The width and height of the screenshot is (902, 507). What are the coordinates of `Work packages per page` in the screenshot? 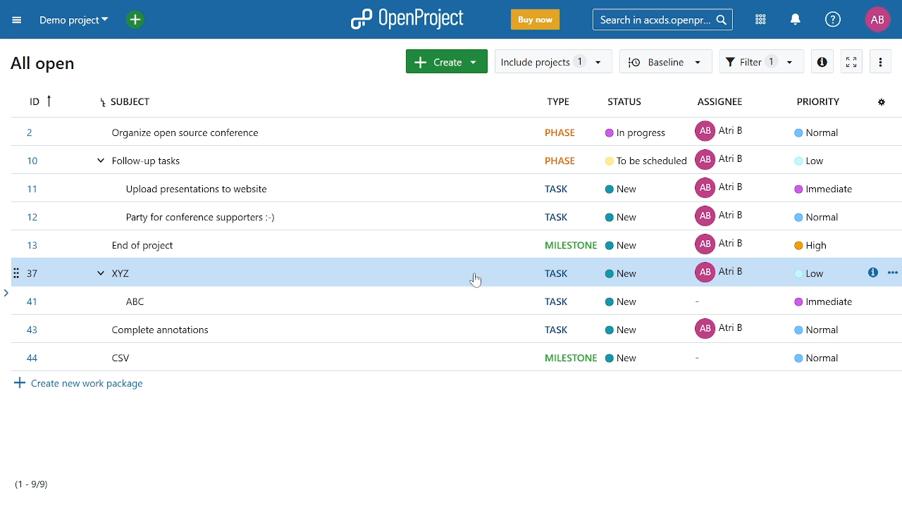 It's located at (32, 486).